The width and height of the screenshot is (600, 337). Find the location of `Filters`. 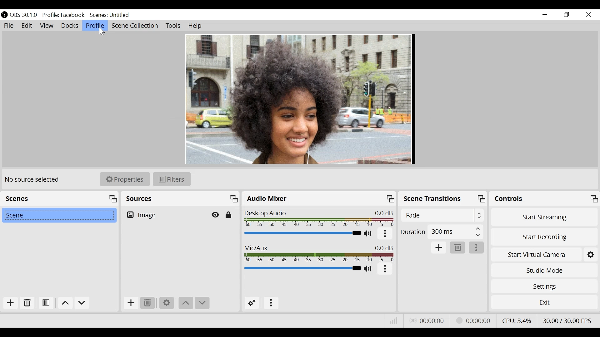

Filters is located at coordinates (172, 179).